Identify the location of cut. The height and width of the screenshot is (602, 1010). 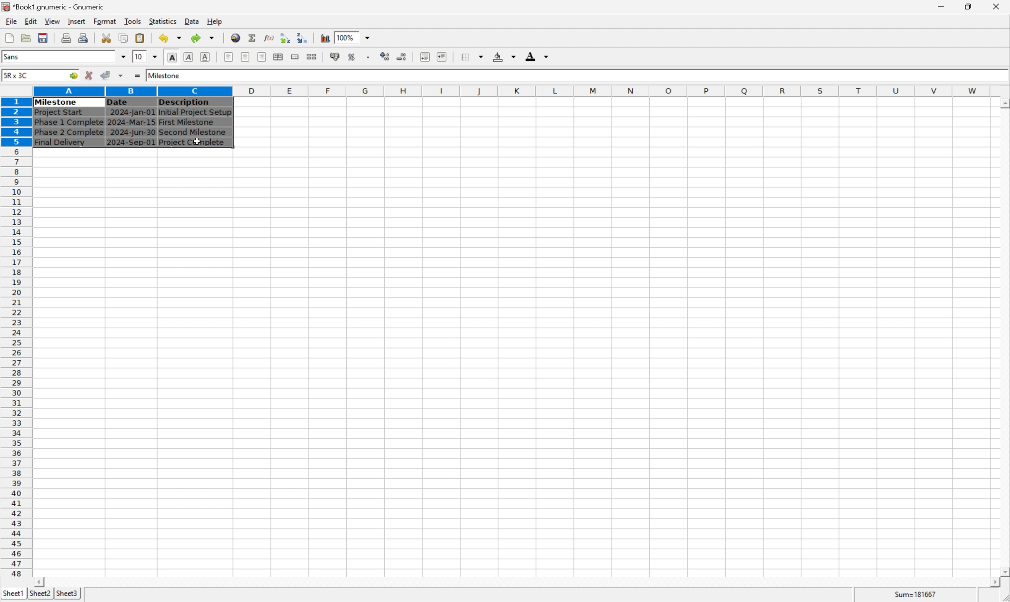
(107, 38).